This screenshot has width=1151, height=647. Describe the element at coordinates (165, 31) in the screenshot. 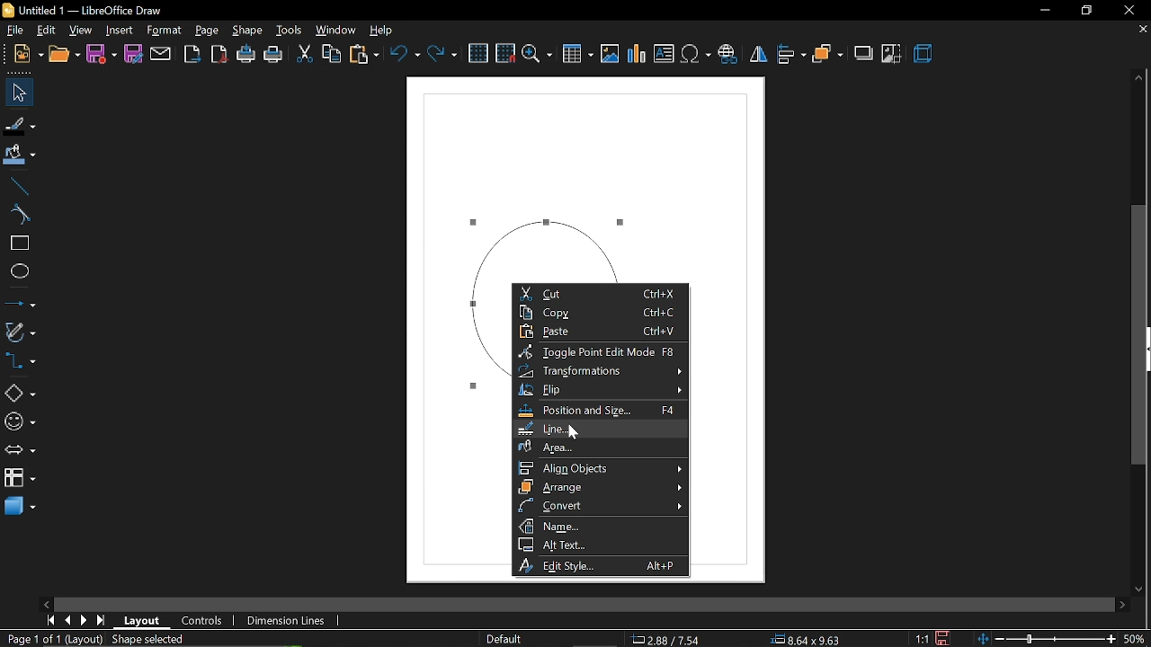

I see `format` at that location.